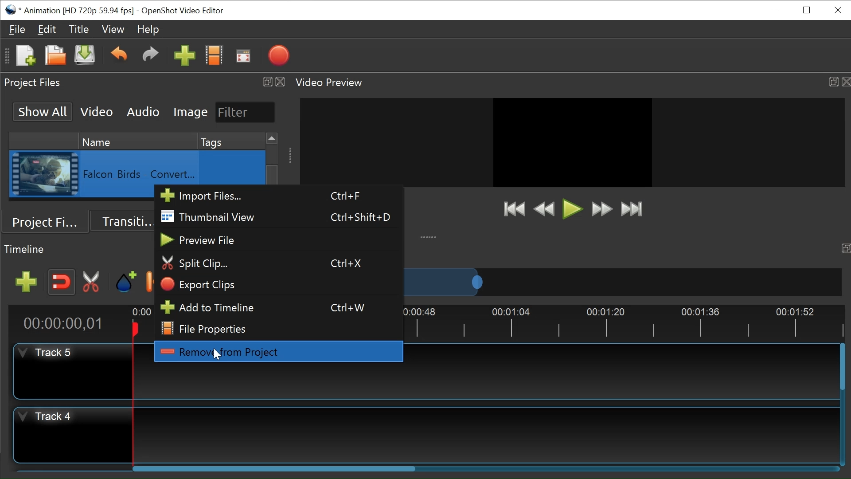 The width and height of the screenshot is (851, 479). I want to click on Title, so click(79, 29).